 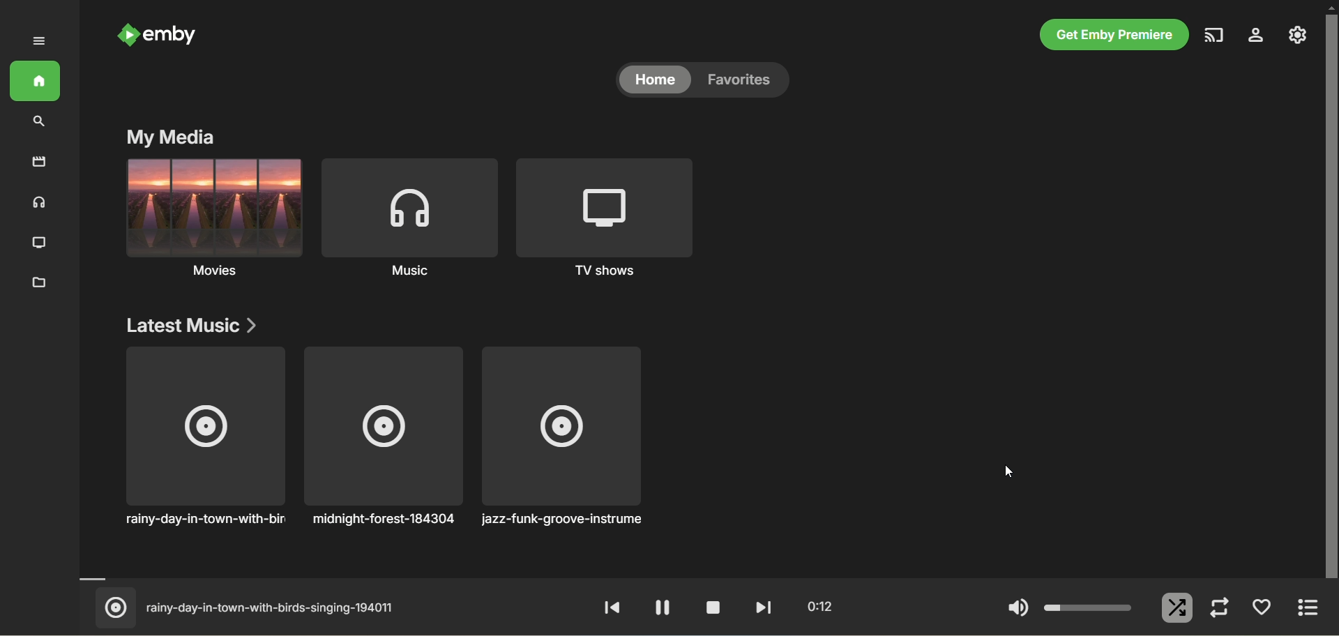 I want to click on emby, so click(x=158, y=36).